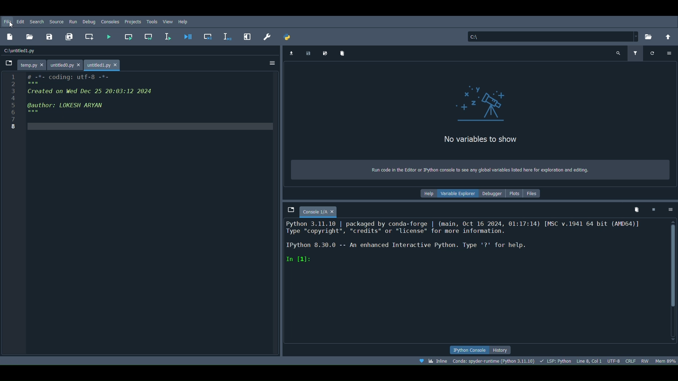 This screenshot has height=381, width=678. I want to click on Source, so click(57, 22).